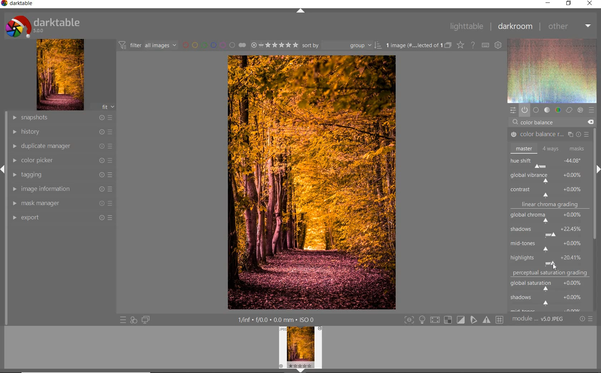  What do you see at coordinates (539, 176) in the screenshot?
I see `ROTATE ALL HUES BY AN ANGLE AT THE SAME LUMINANCE` at bounding box center [539, 176].